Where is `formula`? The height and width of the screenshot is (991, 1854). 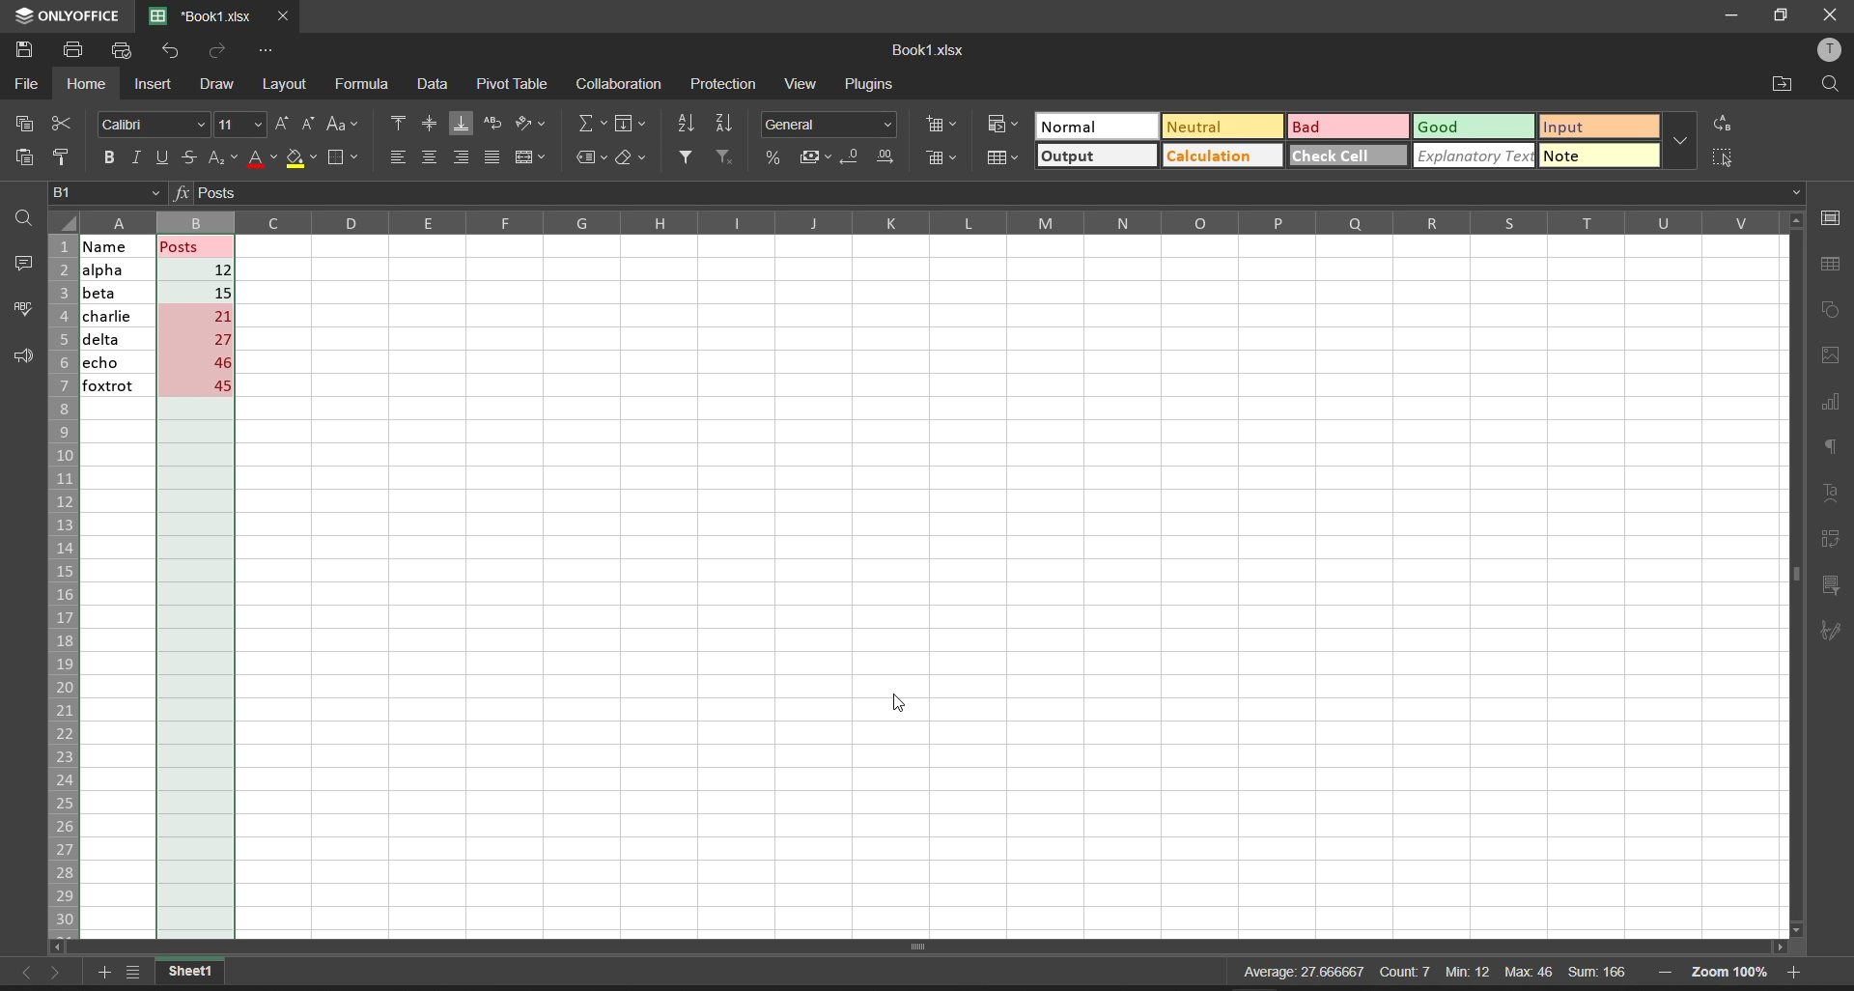 formula is located at coordinates (364, 83).